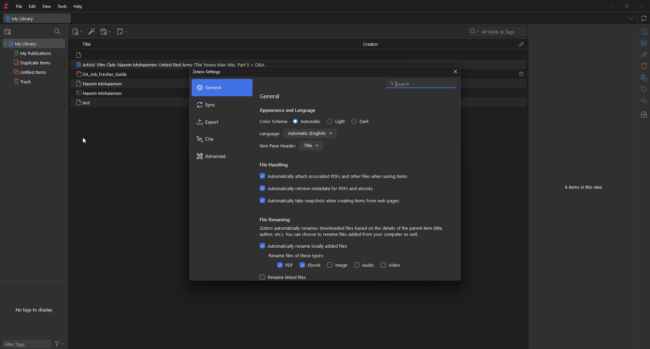  Describe the element at coordinates (643, 43) in the screenshot. I see `abstract` at that location.